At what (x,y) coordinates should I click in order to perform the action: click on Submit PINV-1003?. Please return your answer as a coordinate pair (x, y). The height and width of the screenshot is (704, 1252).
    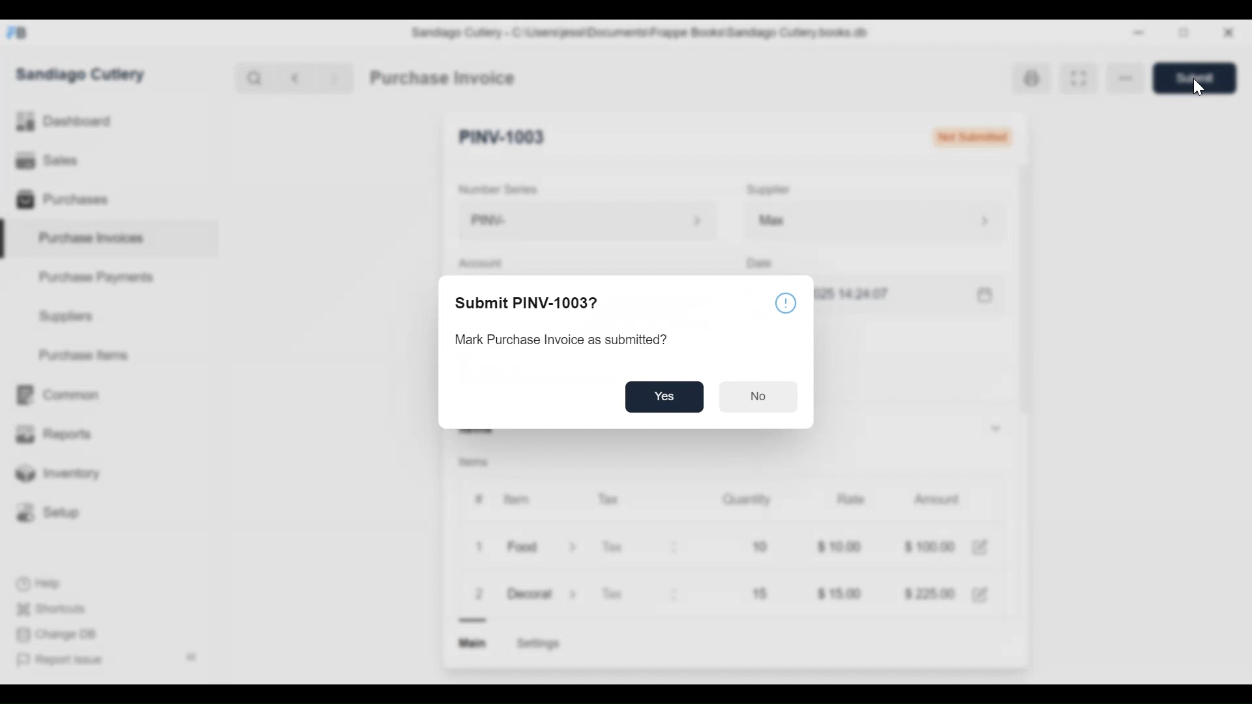
    Looking at the image, I should click on (526, 302).